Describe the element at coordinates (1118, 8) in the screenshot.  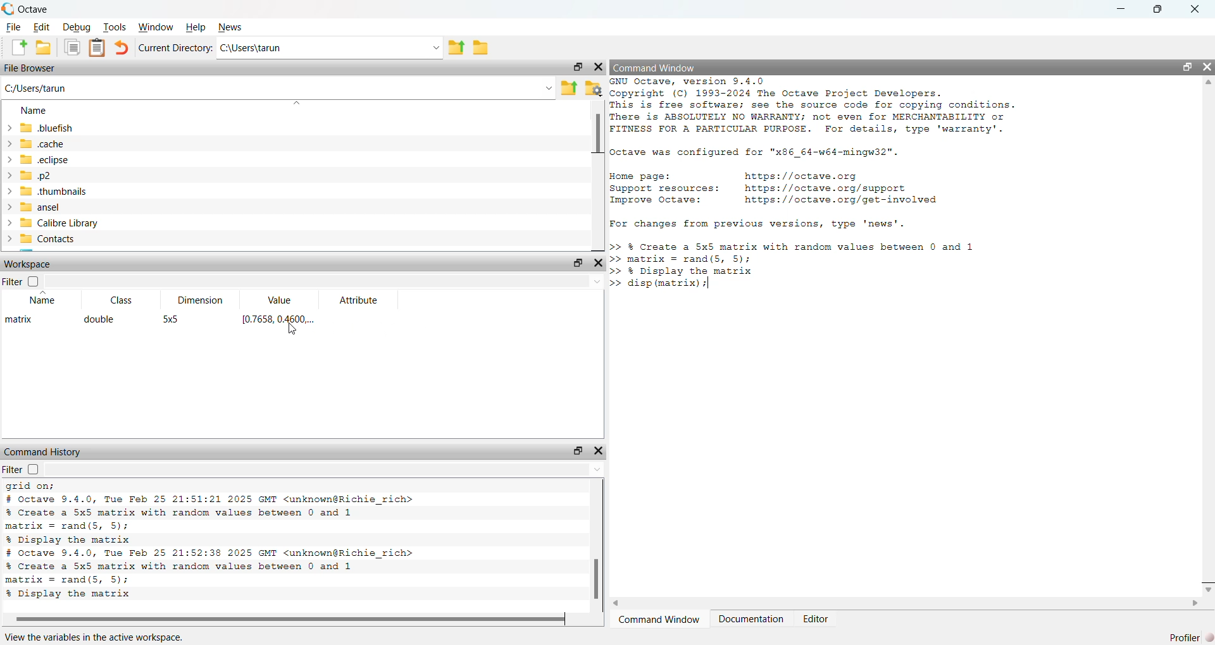
I see `minimise` at that location.